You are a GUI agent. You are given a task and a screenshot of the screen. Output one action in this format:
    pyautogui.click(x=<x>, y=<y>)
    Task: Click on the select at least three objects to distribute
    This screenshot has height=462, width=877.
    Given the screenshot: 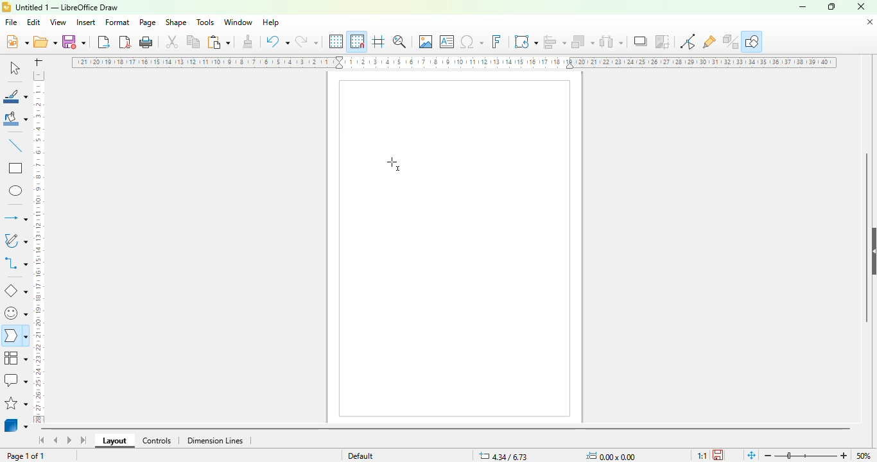 What is the action you would take?
    pyautogui.click(x=611, y=41)
    